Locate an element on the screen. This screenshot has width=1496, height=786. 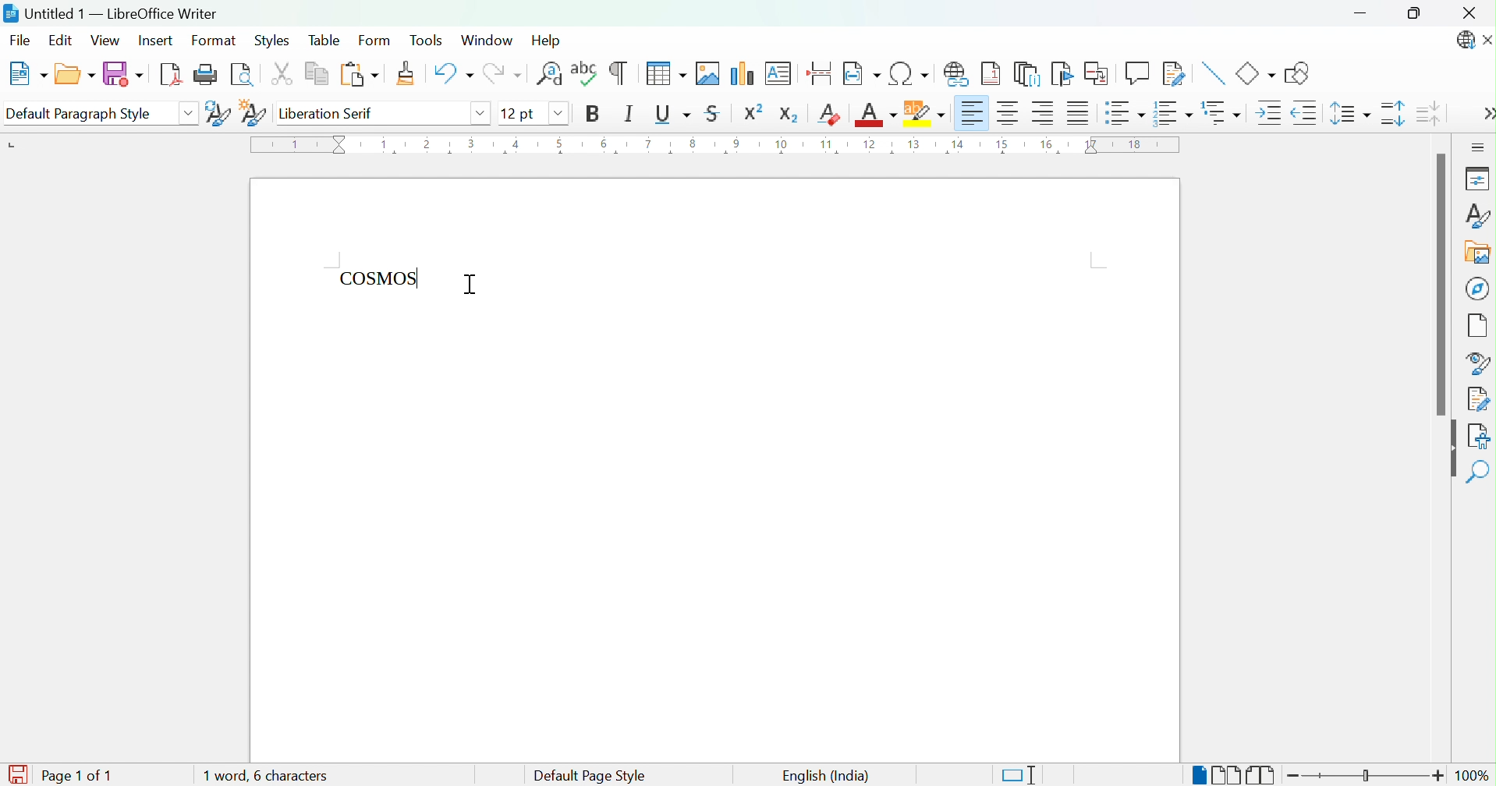
Standard selection. Click to change the selection mode. is located at coordinates (1019, 775).